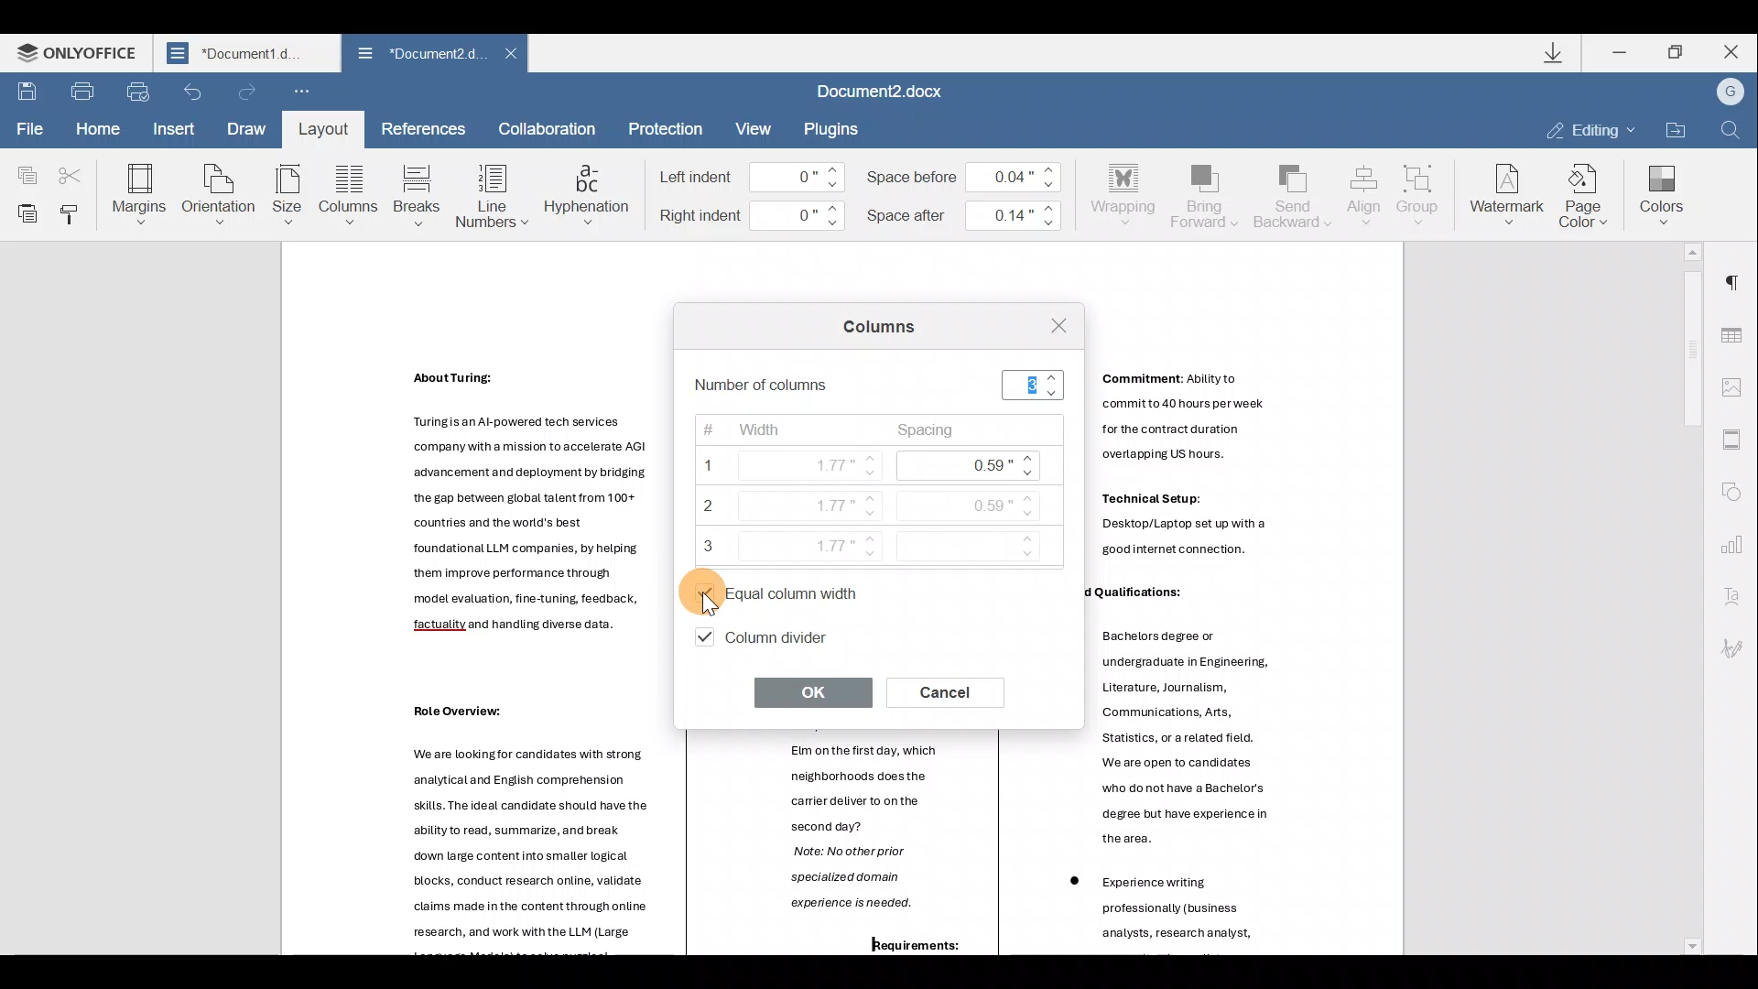 This screenshot has height=989, width=1758. What do you see at coordinates (419, 58) in the screenshot?
I see `Document2.d` at bounding box center [419, 58].